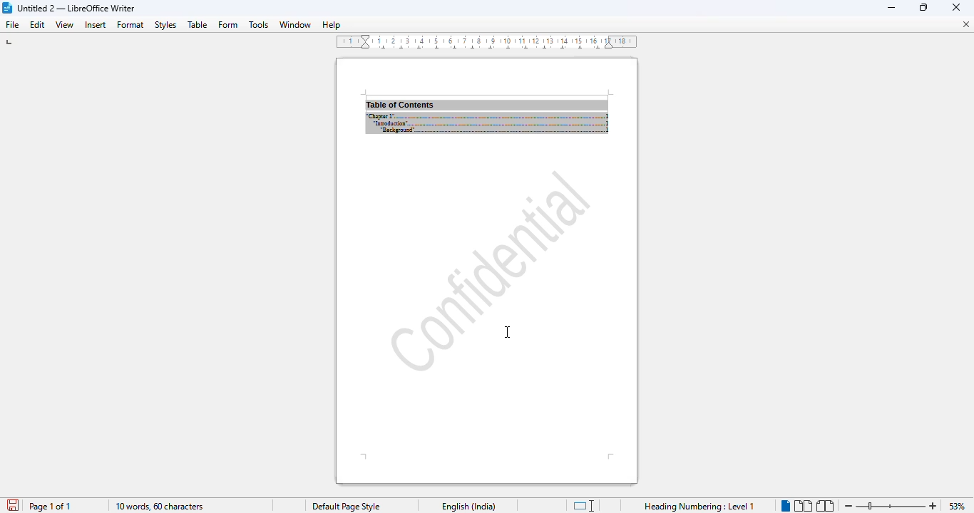 The width and height of the screenshot is (974, 513). I want to click on form, so click(227, 25).